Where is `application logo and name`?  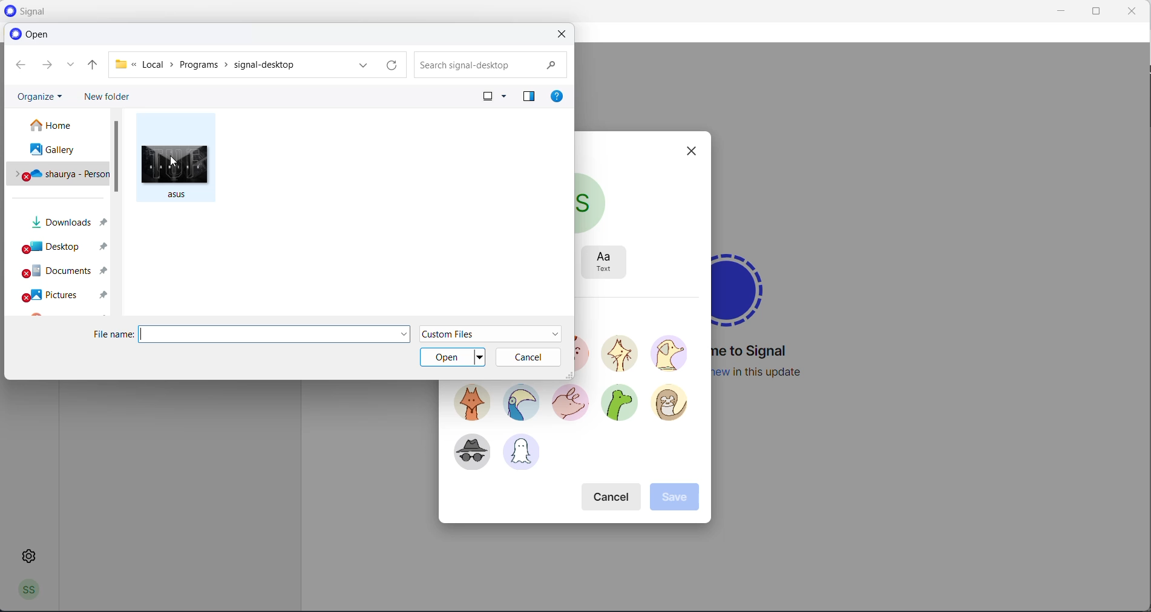
application logo and name is located at coordinates (59, 11).